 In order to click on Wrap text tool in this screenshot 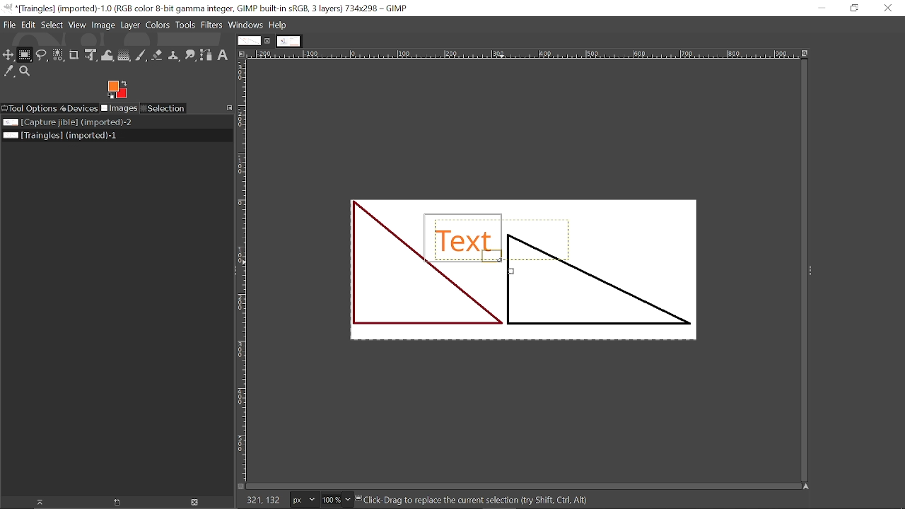, I will do `click(107, 55)`.